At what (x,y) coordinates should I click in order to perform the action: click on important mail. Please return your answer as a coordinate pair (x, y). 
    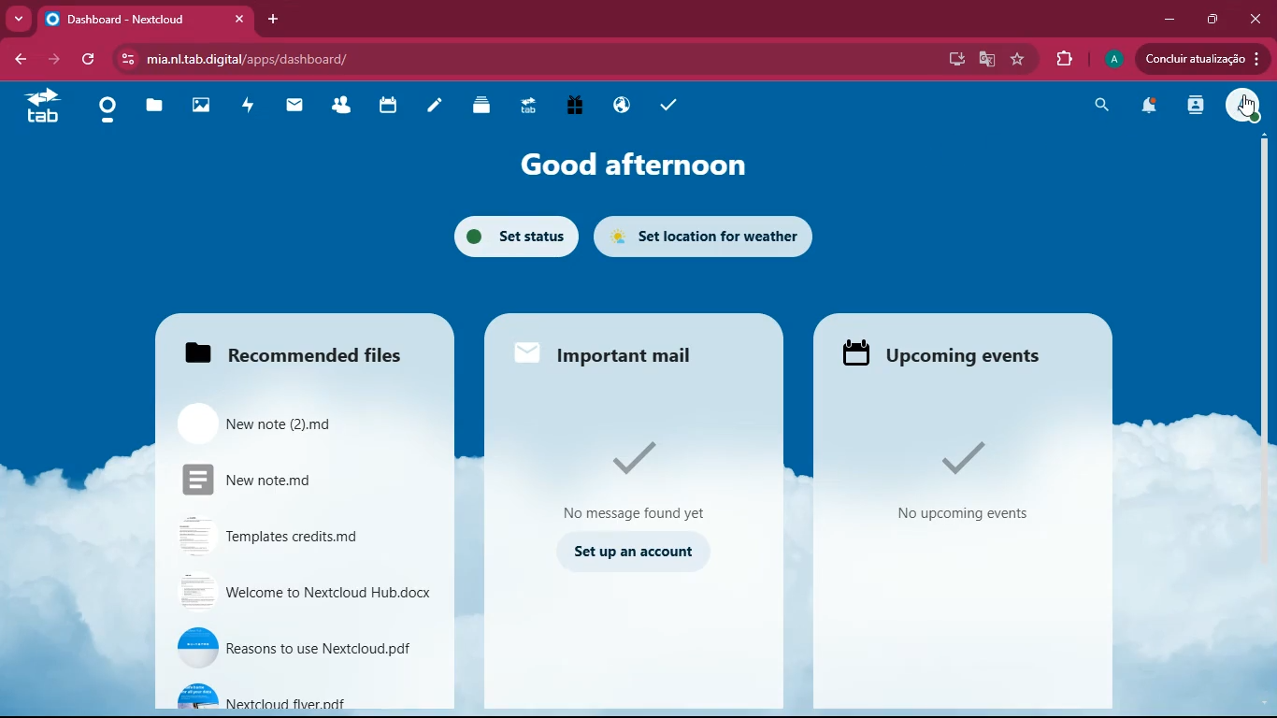
    Looking at the image, I should click on (630, 352).